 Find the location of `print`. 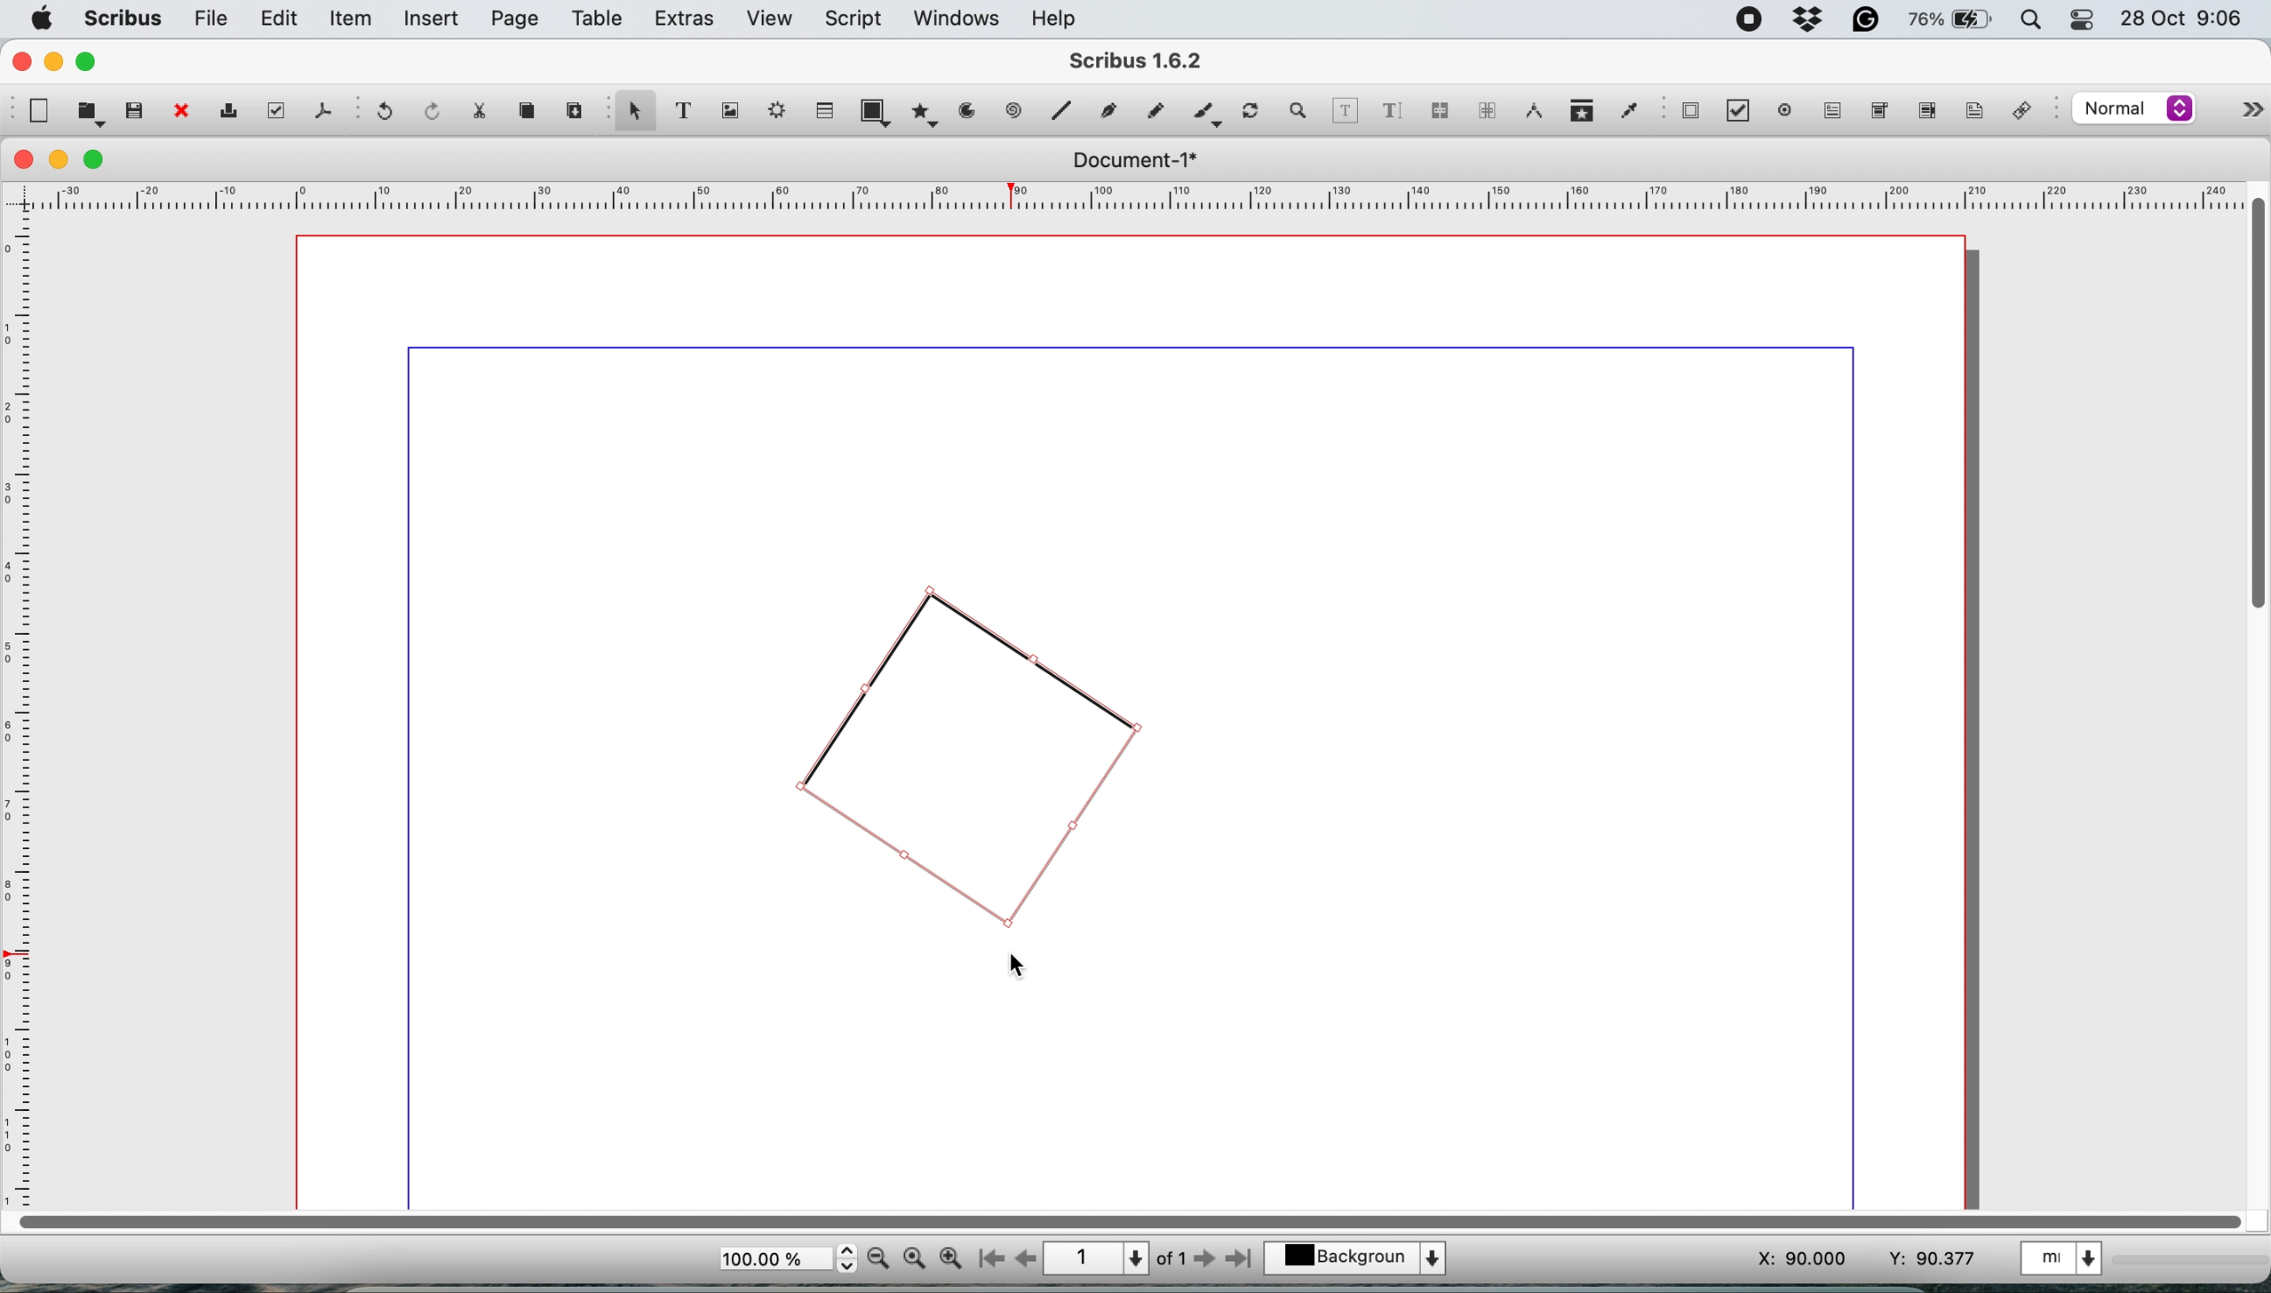

print is located at coordinates (235, 112).